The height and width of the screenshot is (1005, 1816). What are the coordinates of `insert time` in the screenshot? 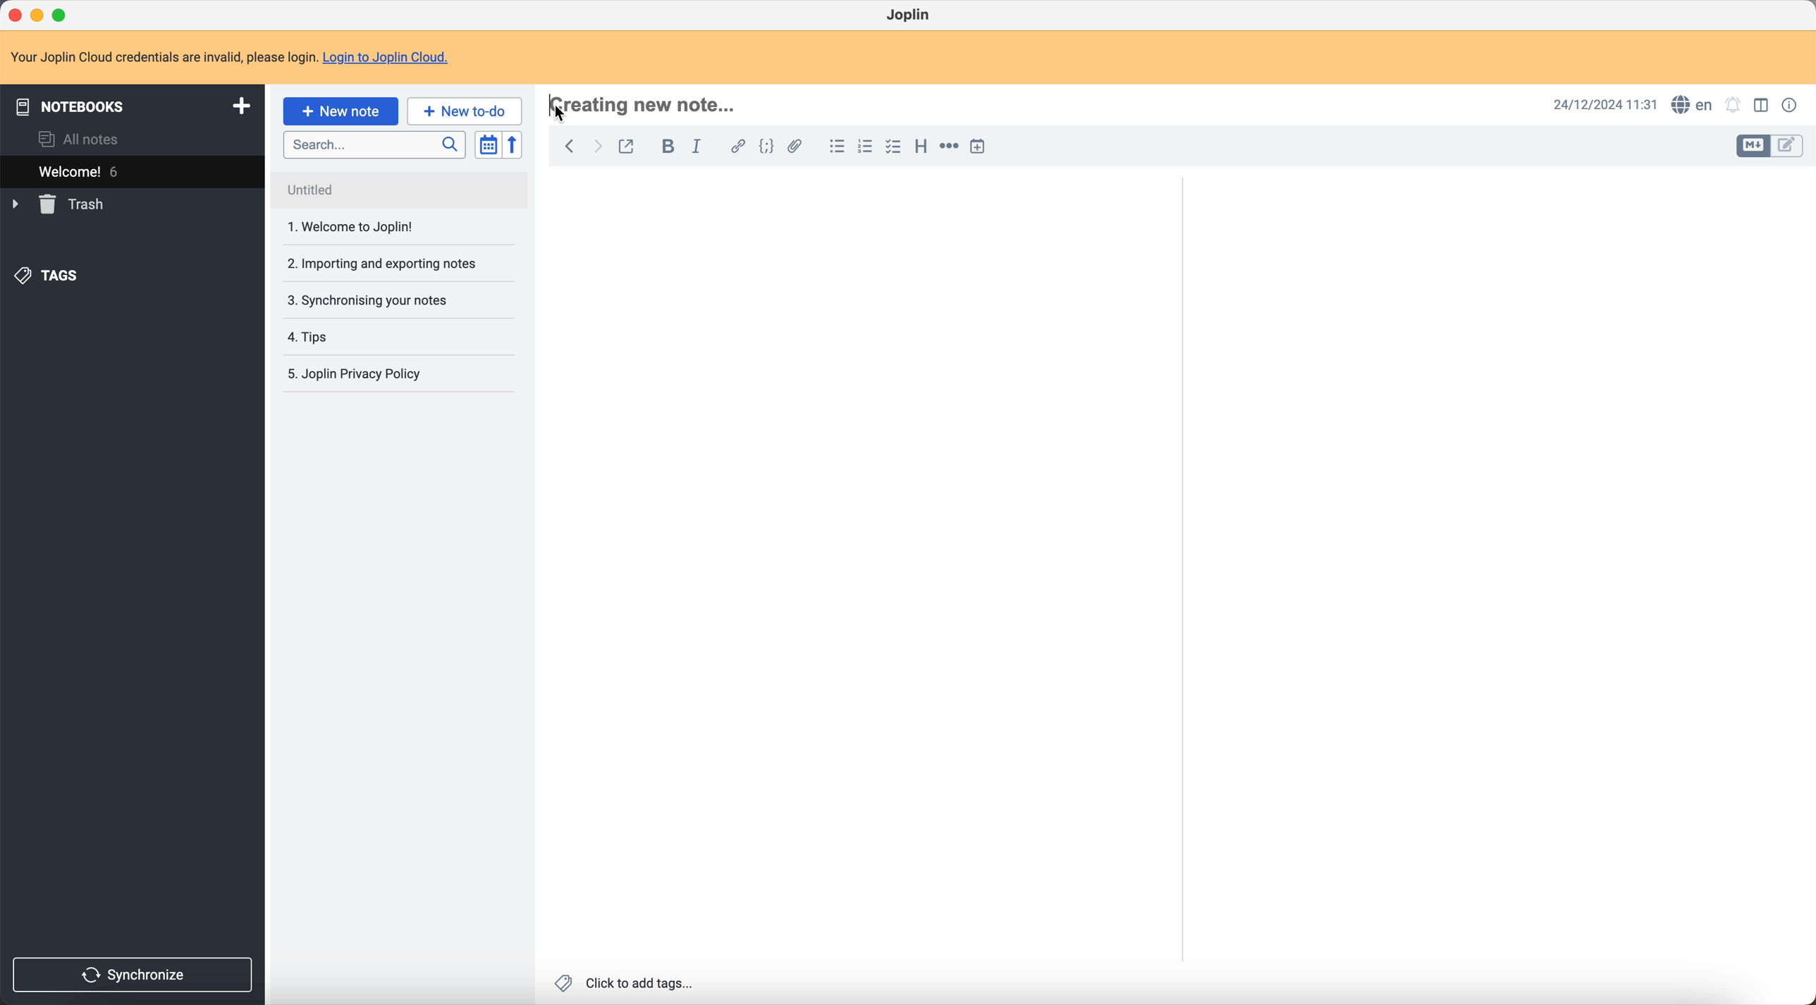 It's located at (977, 146).